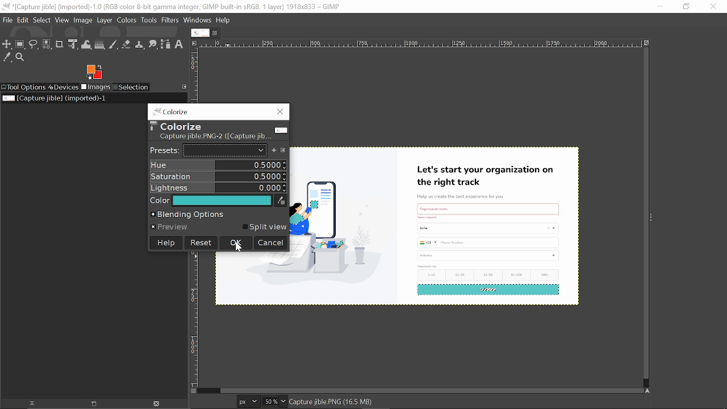 This screenshot has height=409, width=727. What do you see at coordinates (86, 45) in the screenshot?
I see `Wrap text tool` at bounding box center [86, 45].